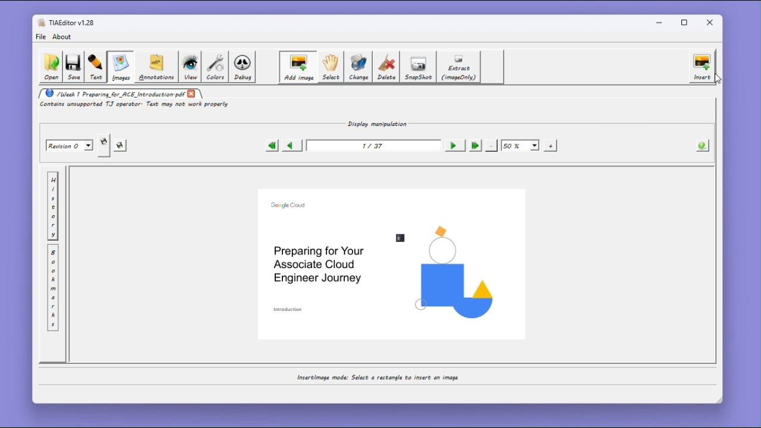 This screenshot has height=428, width=761. I want to click on image file, so click(402, 238).